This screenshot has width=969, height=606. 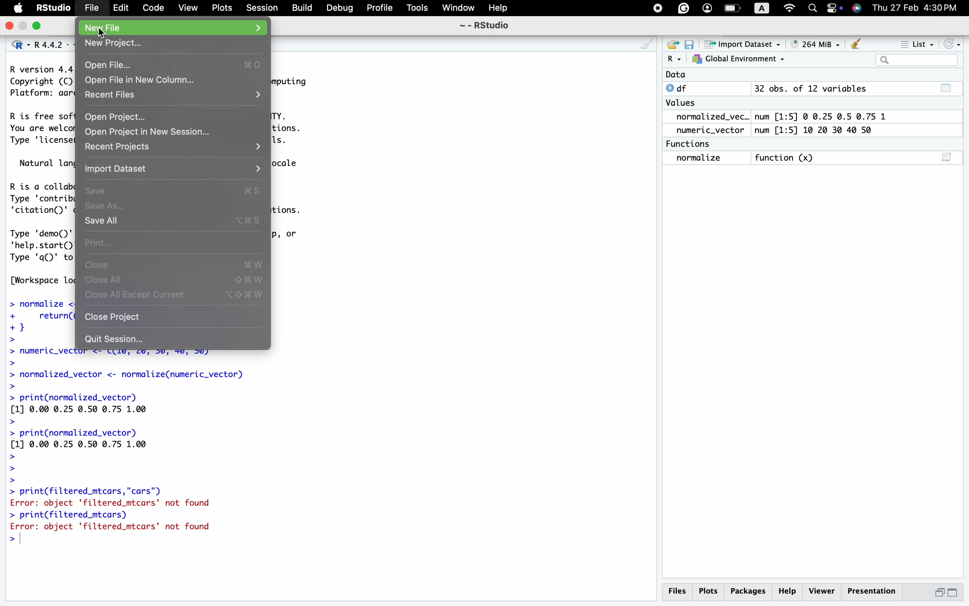 I want to click on close project, so click(x=172, y=317).